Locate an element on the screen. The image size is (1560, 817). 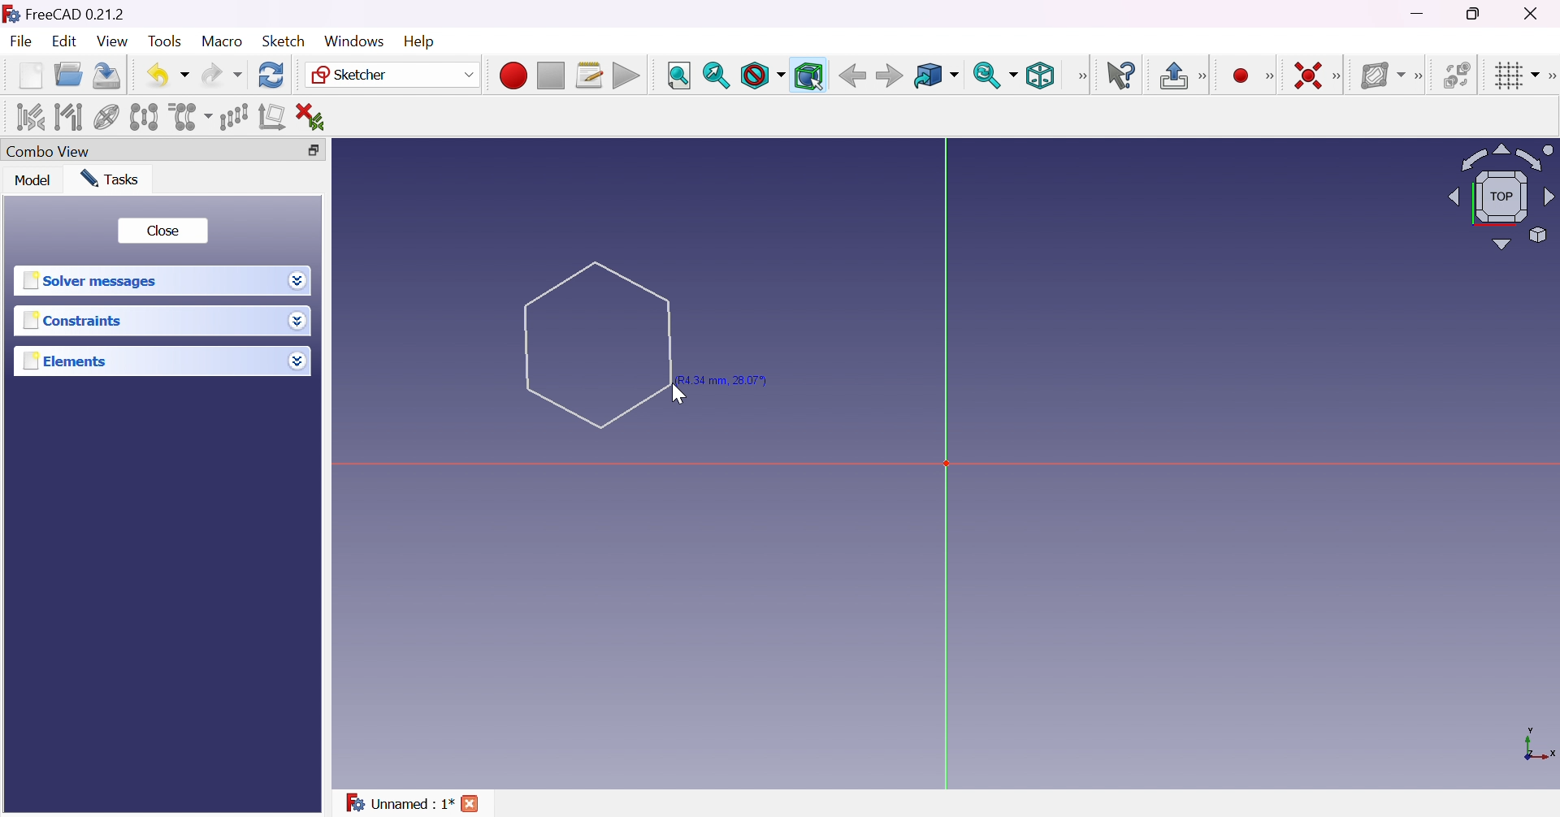
windows is located at coordinates (354, 41).